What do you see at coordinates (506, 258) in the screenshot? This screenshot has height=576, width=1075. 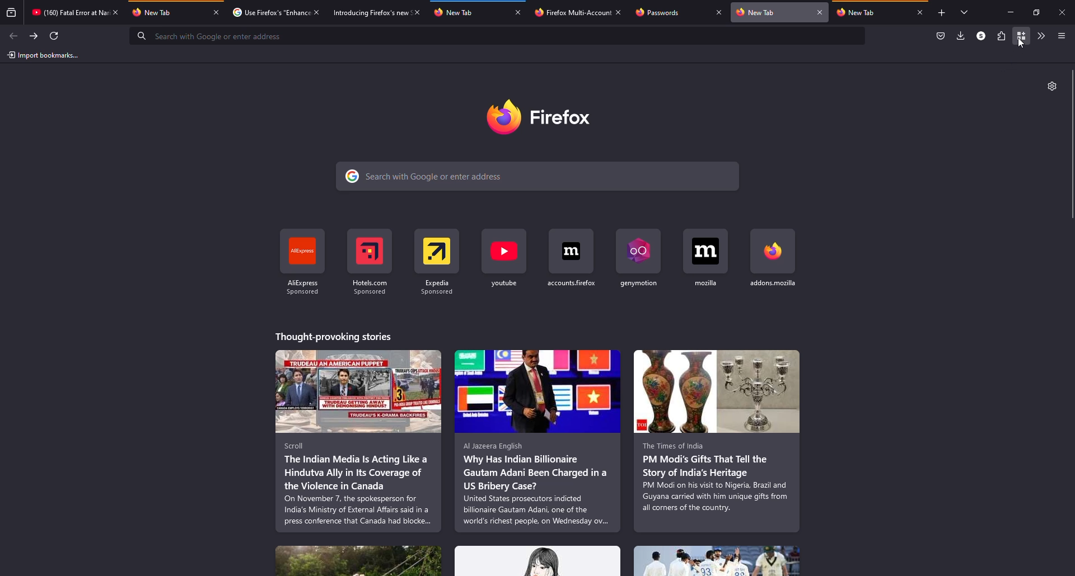 I see `shortcut` at bounding box center [506, 258].